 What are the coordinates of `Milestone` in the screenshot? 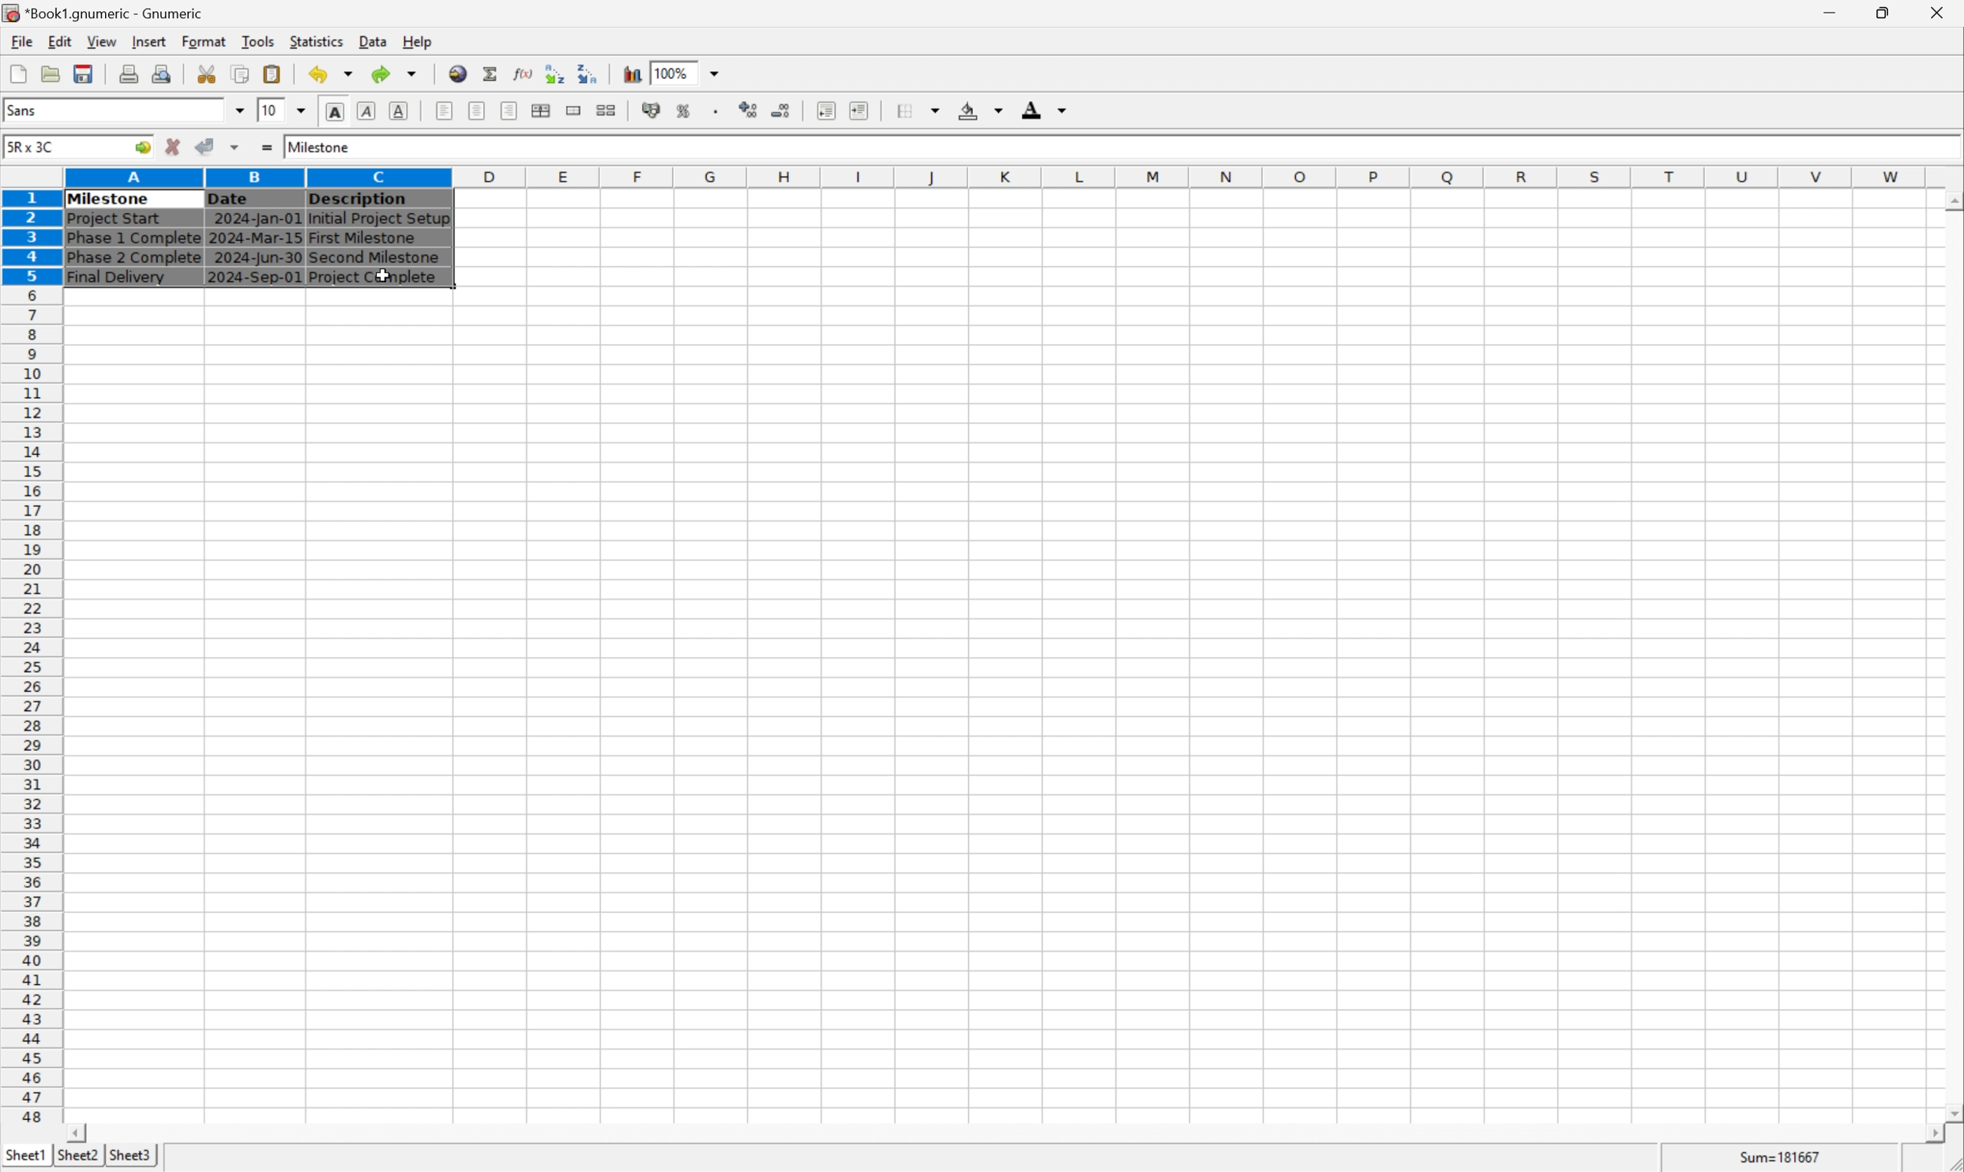 It's located at (321, 145).